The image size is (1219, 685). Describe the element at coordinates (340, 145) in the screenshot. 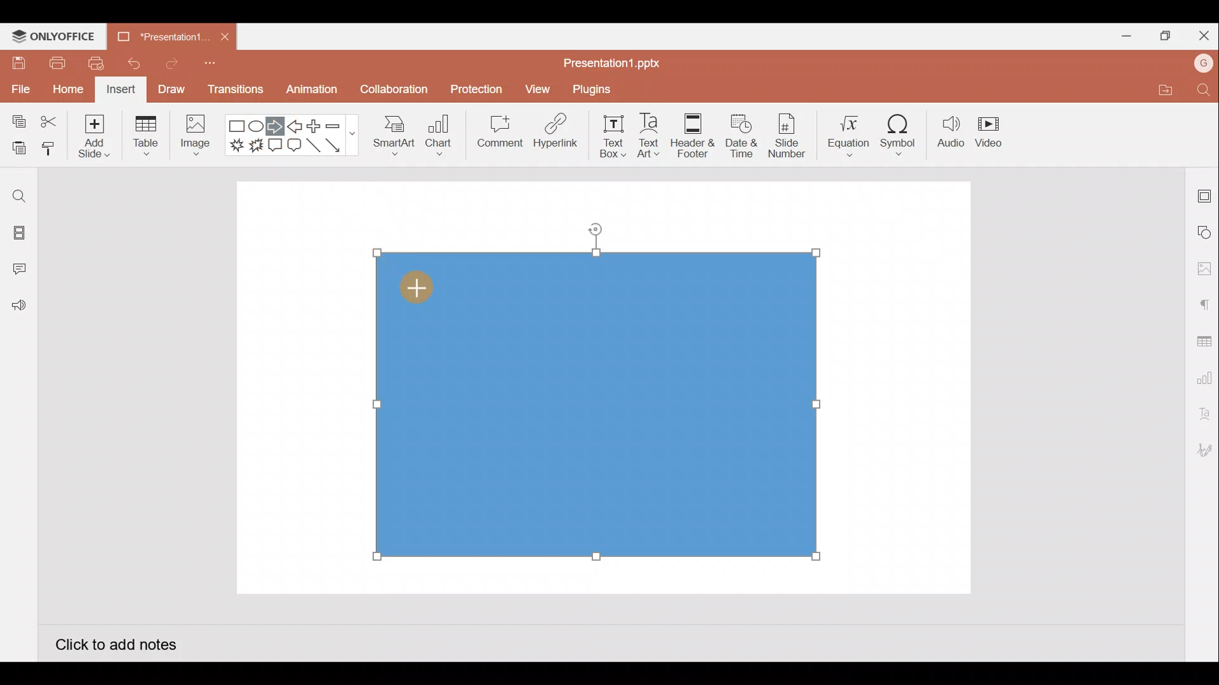

I see `Arrow` at that location.